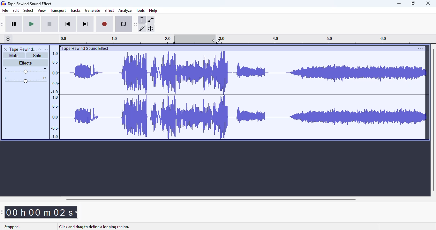 This screenshot has width=436, height=230. What do you see at coordinates (151, 20) in the screenshot?
I see `envelope tool` at bounding box center [151, 20].